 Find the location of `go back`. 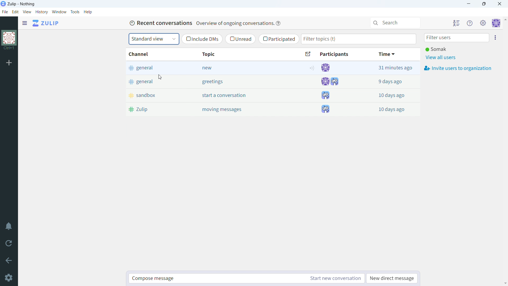

go back is located at coordinates (9, 261).